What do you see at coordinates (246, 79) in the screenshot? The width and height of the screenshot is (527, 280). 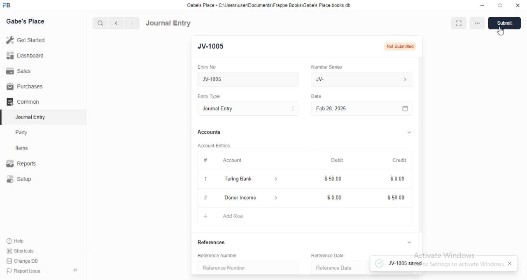 I see `New Journal Entry 06` at bounding box center [246, 79].